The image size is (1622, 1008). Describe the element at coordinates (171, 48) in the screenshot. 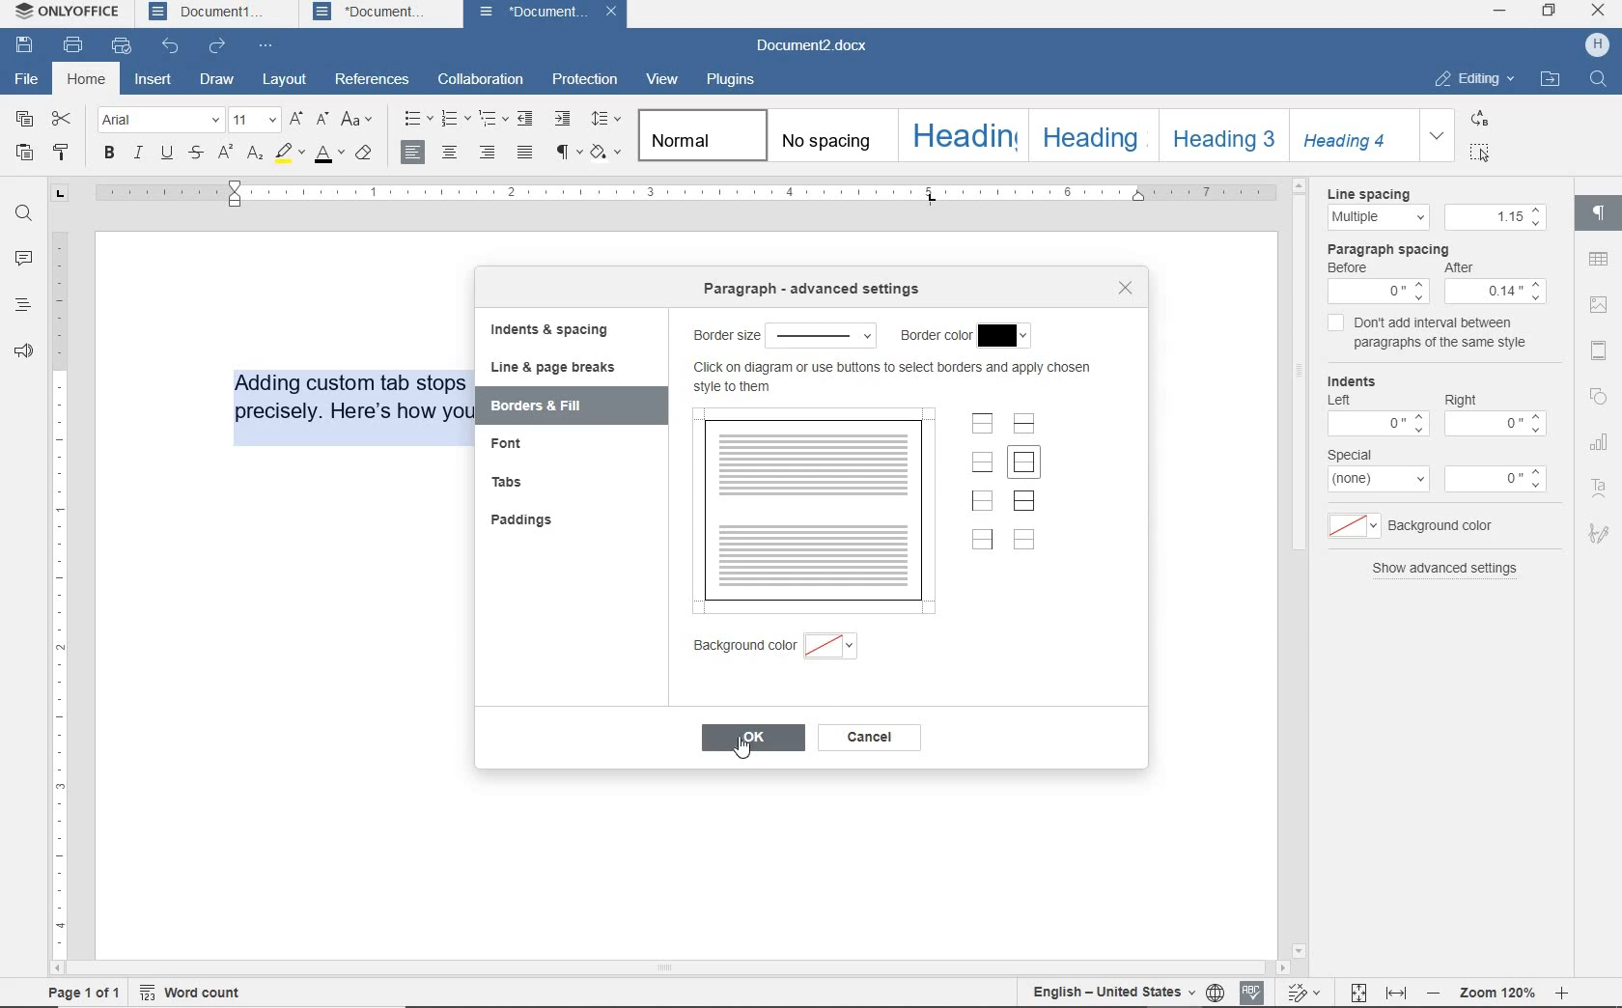

I see `undo` at that location.